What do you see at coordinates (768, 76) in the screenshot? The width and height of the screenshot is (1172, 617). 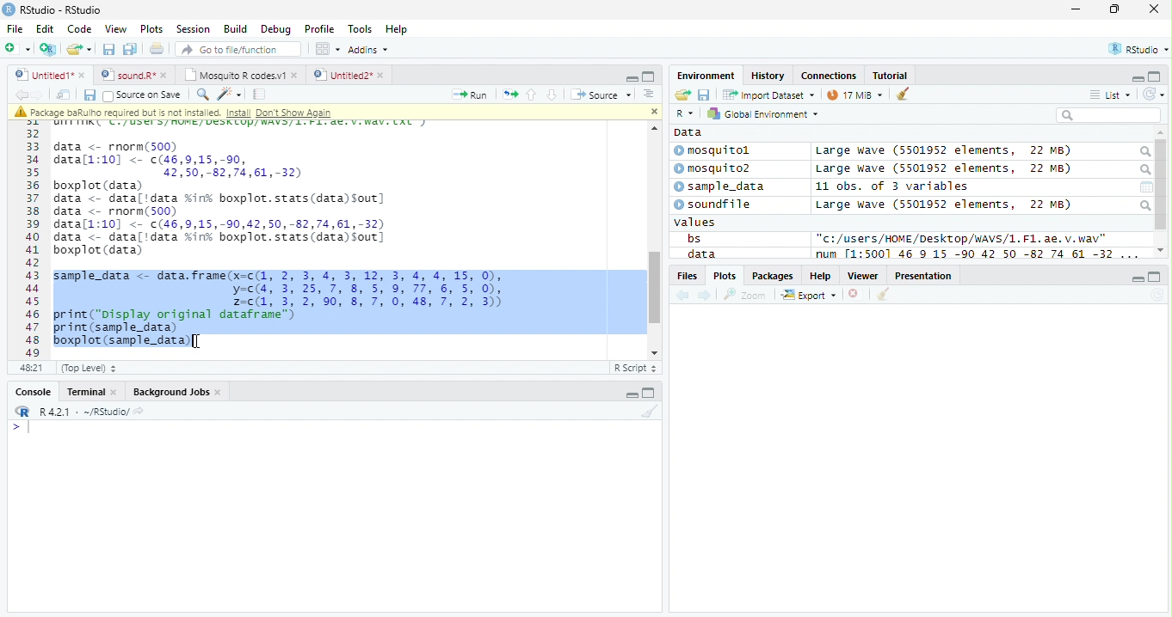 I see `History` at bounding box center [768, 76].